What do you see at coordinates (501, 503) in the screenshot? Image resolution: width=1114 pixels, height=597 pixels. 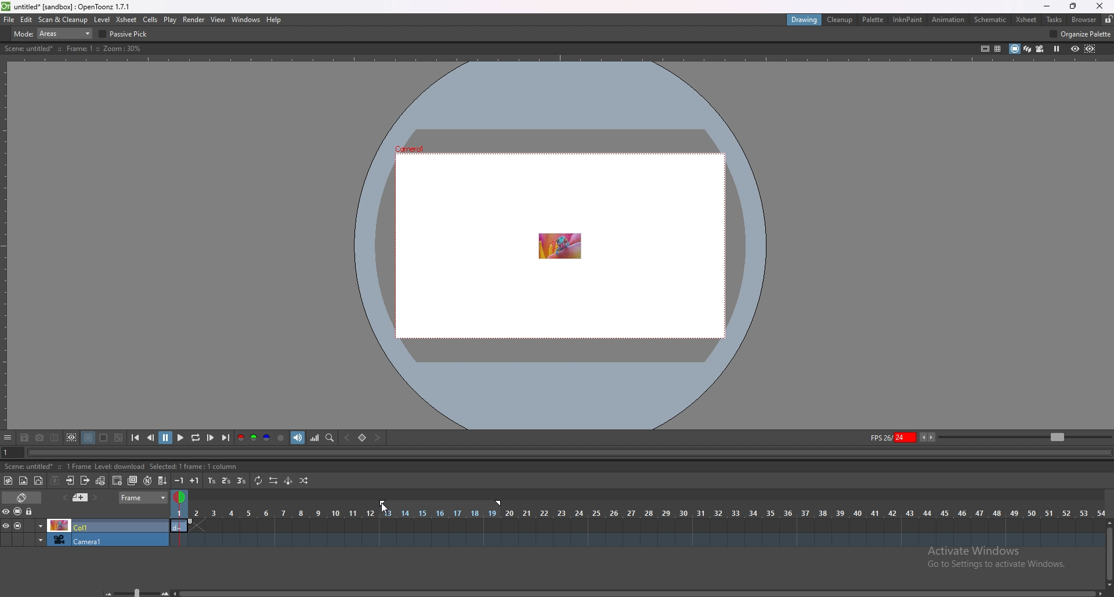 I see `end frame` at bounding box center [501, 503].